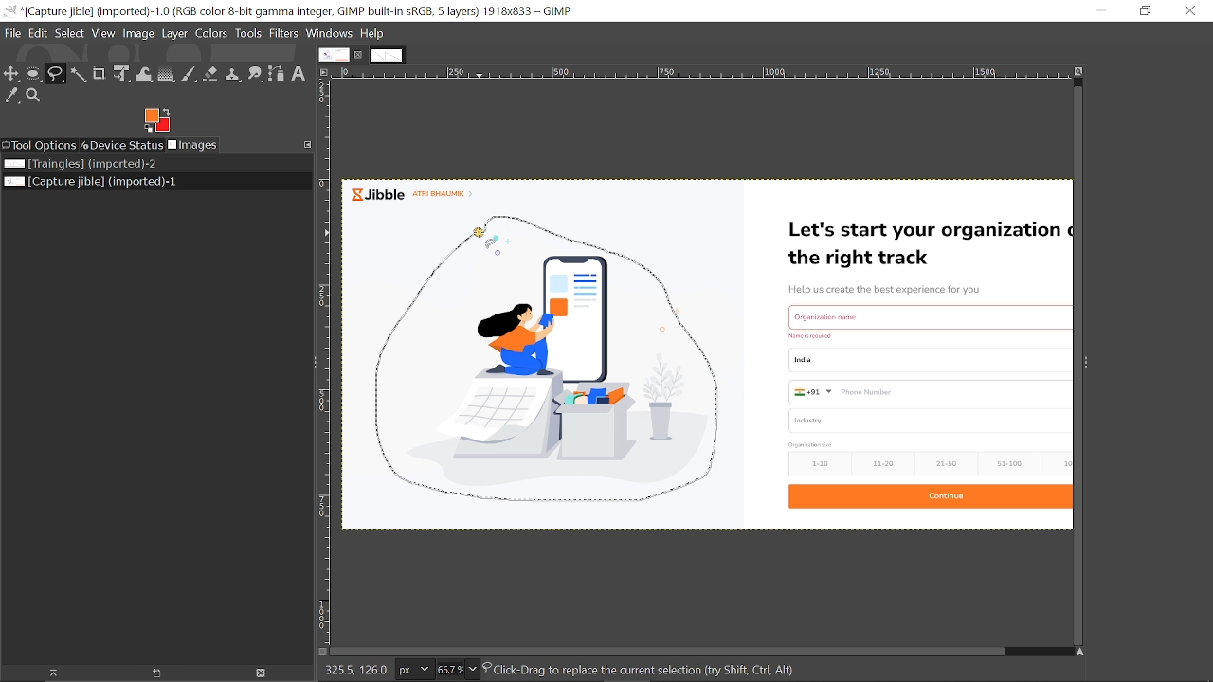  I want to click on Layer, so click(174, 35).